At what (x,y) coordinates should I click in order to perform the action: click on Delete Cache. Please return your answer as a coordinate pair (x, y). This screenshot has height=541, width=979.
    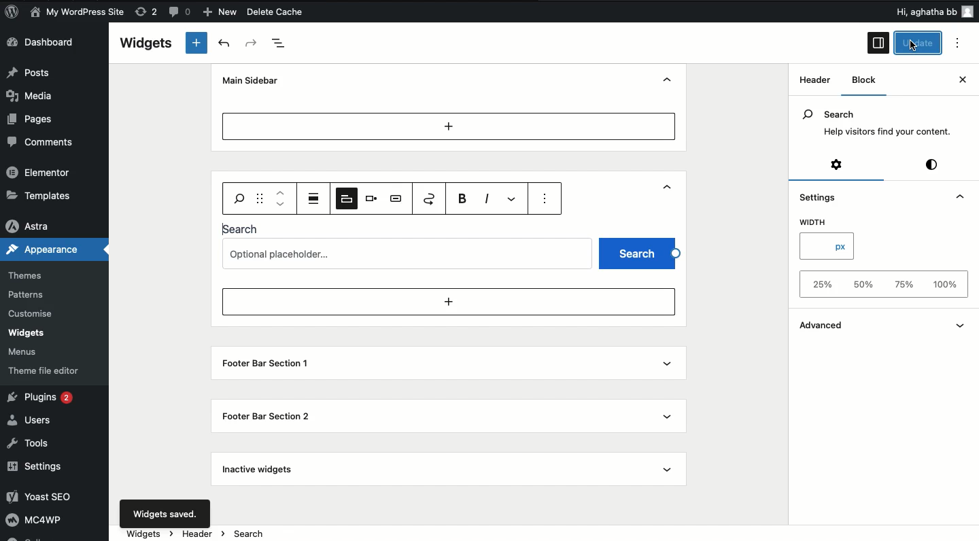
    Looking at the image, I should click on (300, 13).